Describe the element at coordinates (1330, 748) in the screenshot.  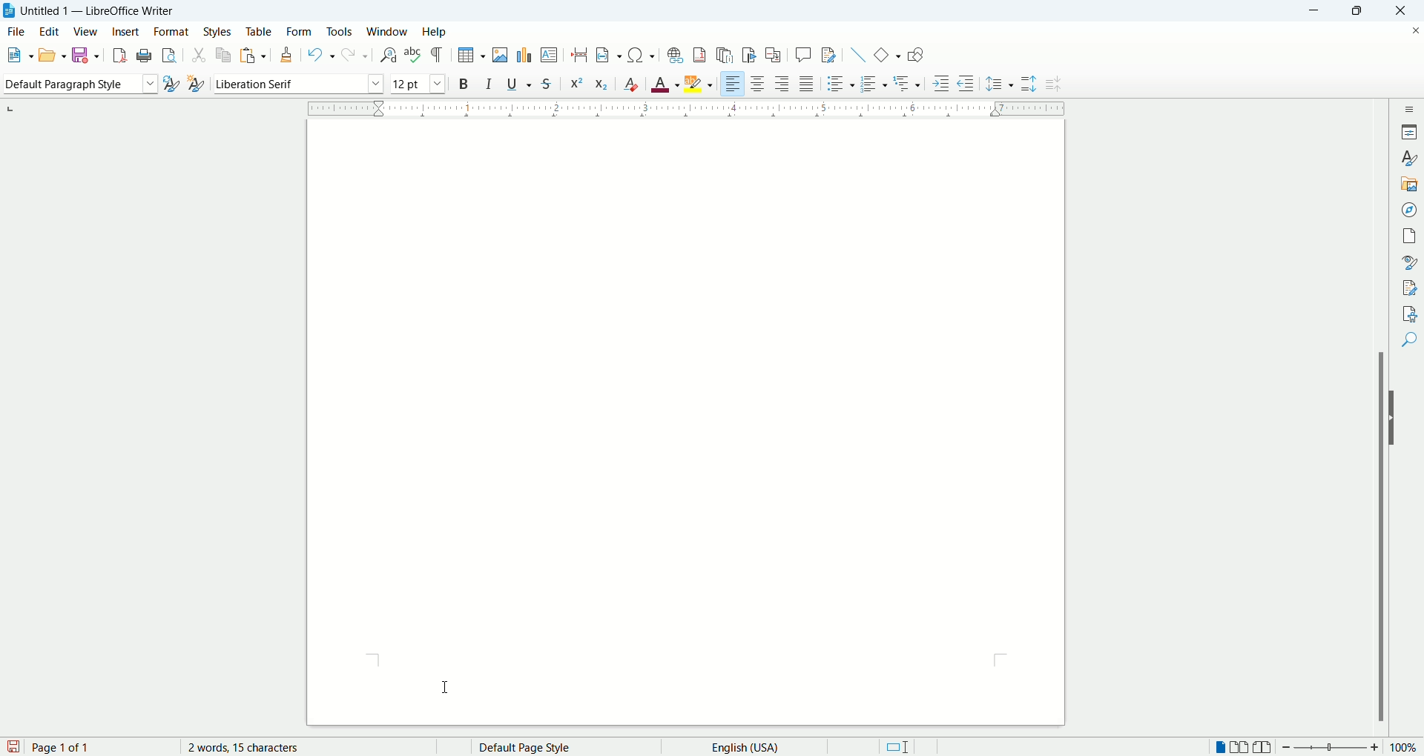
I see `zoom bar` at that location.